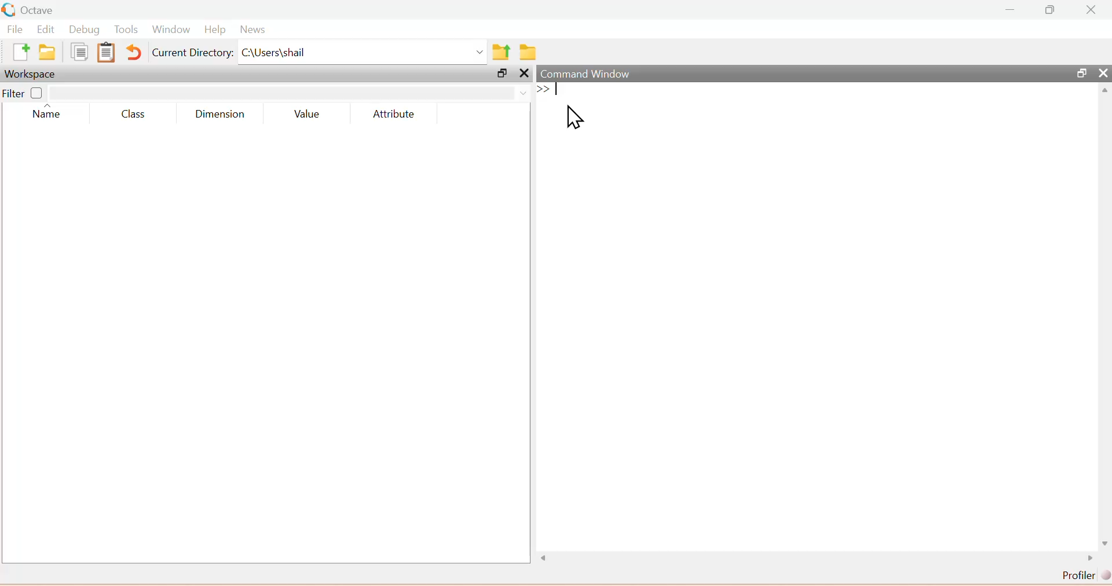  I want to click on search box, so click(281, 93).